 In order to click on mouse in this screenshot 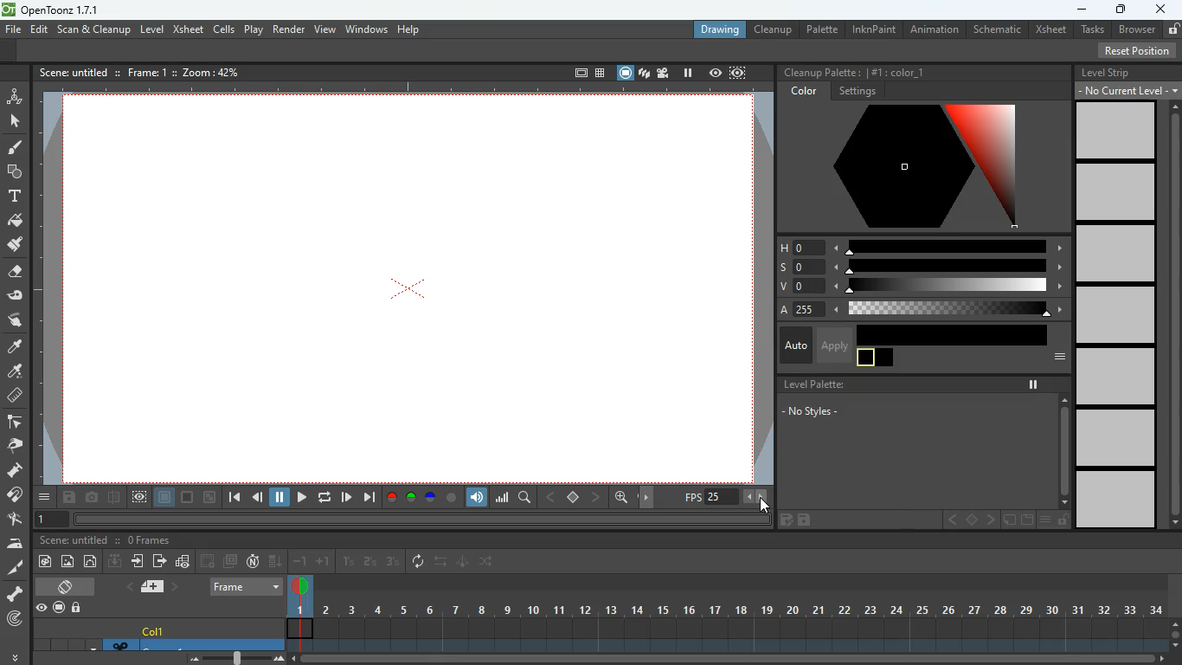, I will do `click(15, 121)`.